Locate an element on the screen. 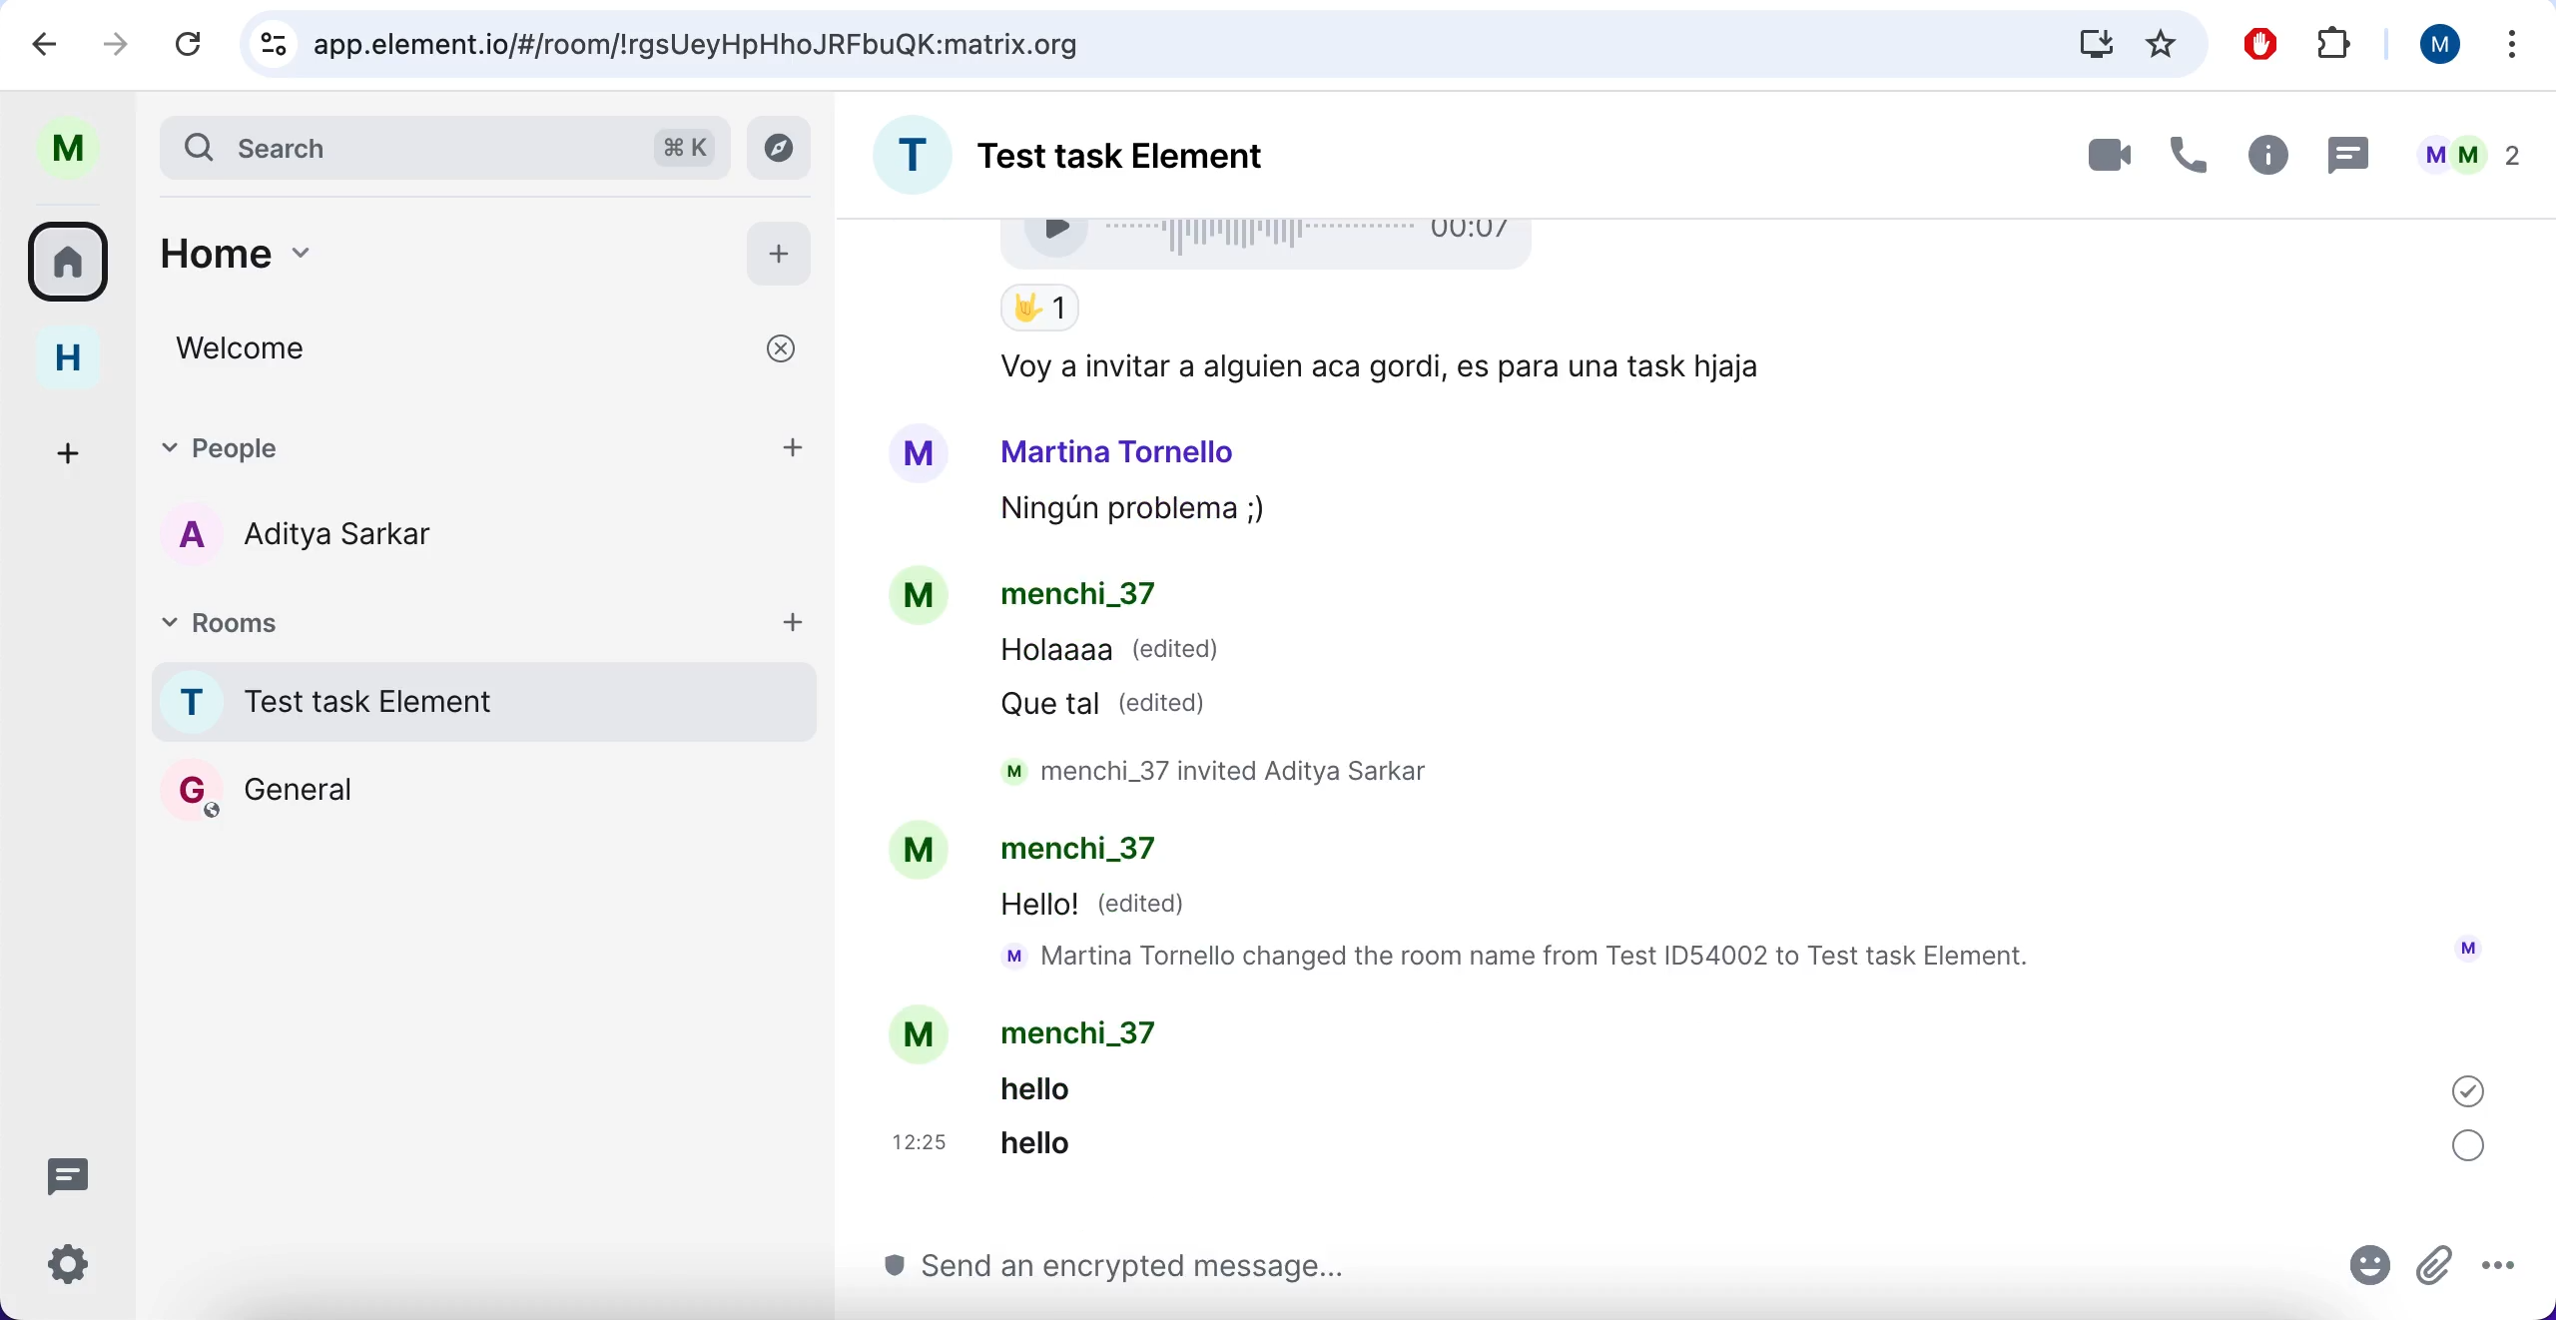  sync is located at coordinates (2464, 1147).